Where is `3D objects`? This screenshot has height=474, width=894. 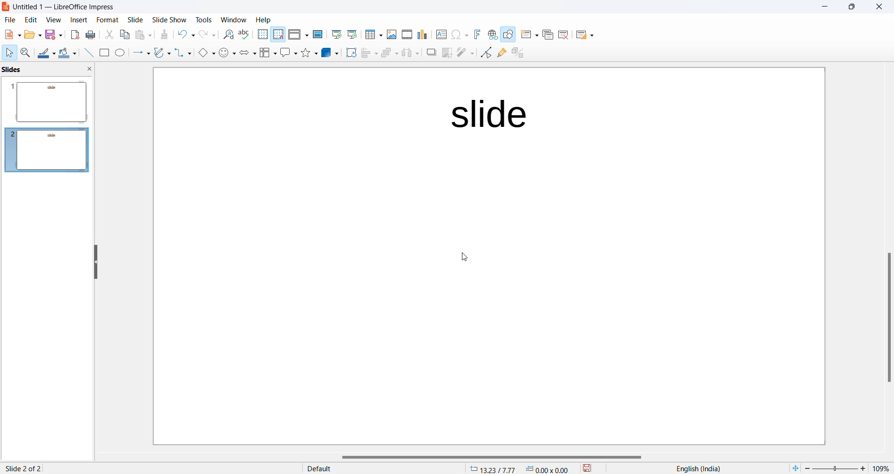 3D objects is located at coordinates (329, 53).